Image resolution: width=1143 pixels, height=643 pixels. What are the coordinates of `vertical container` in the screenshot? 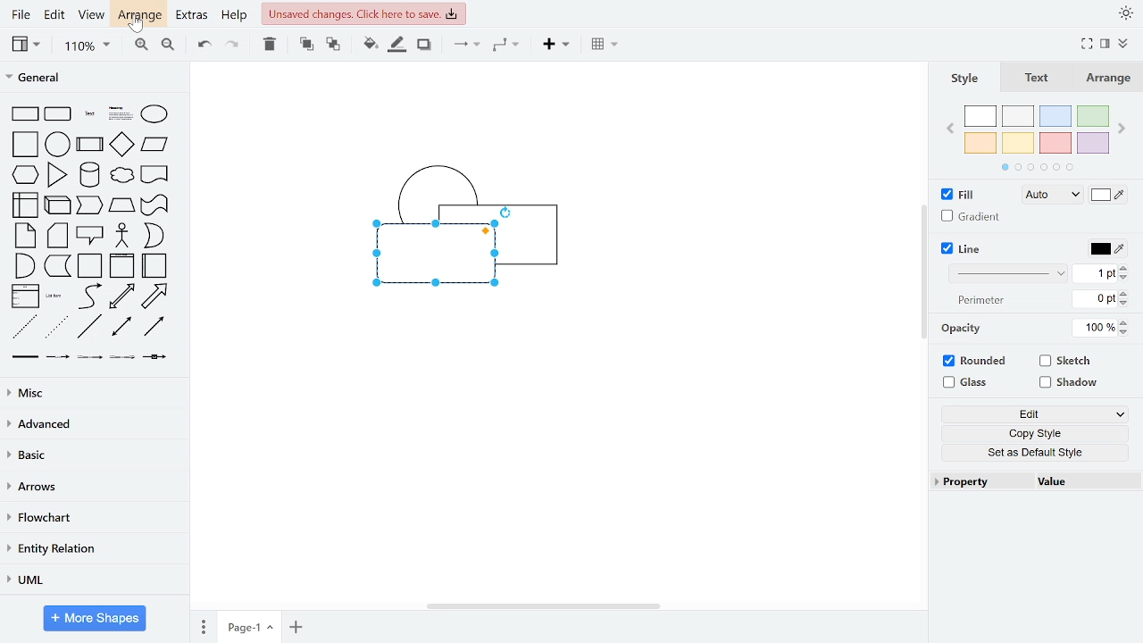 It's located at (123, 265).